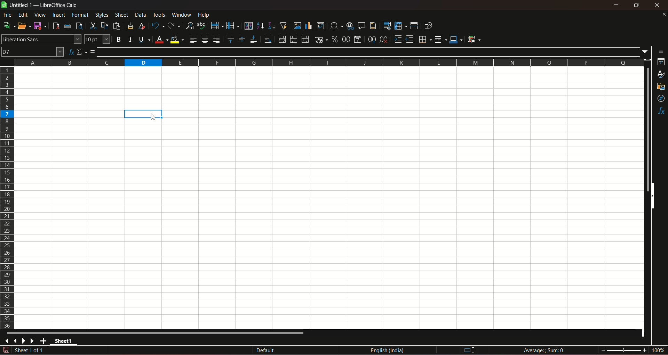 This screenshot has height=355, width=668. What do you see at coordinates (58, 14) in the screenshot?
I see `insert` at bounding box center [58, 14].